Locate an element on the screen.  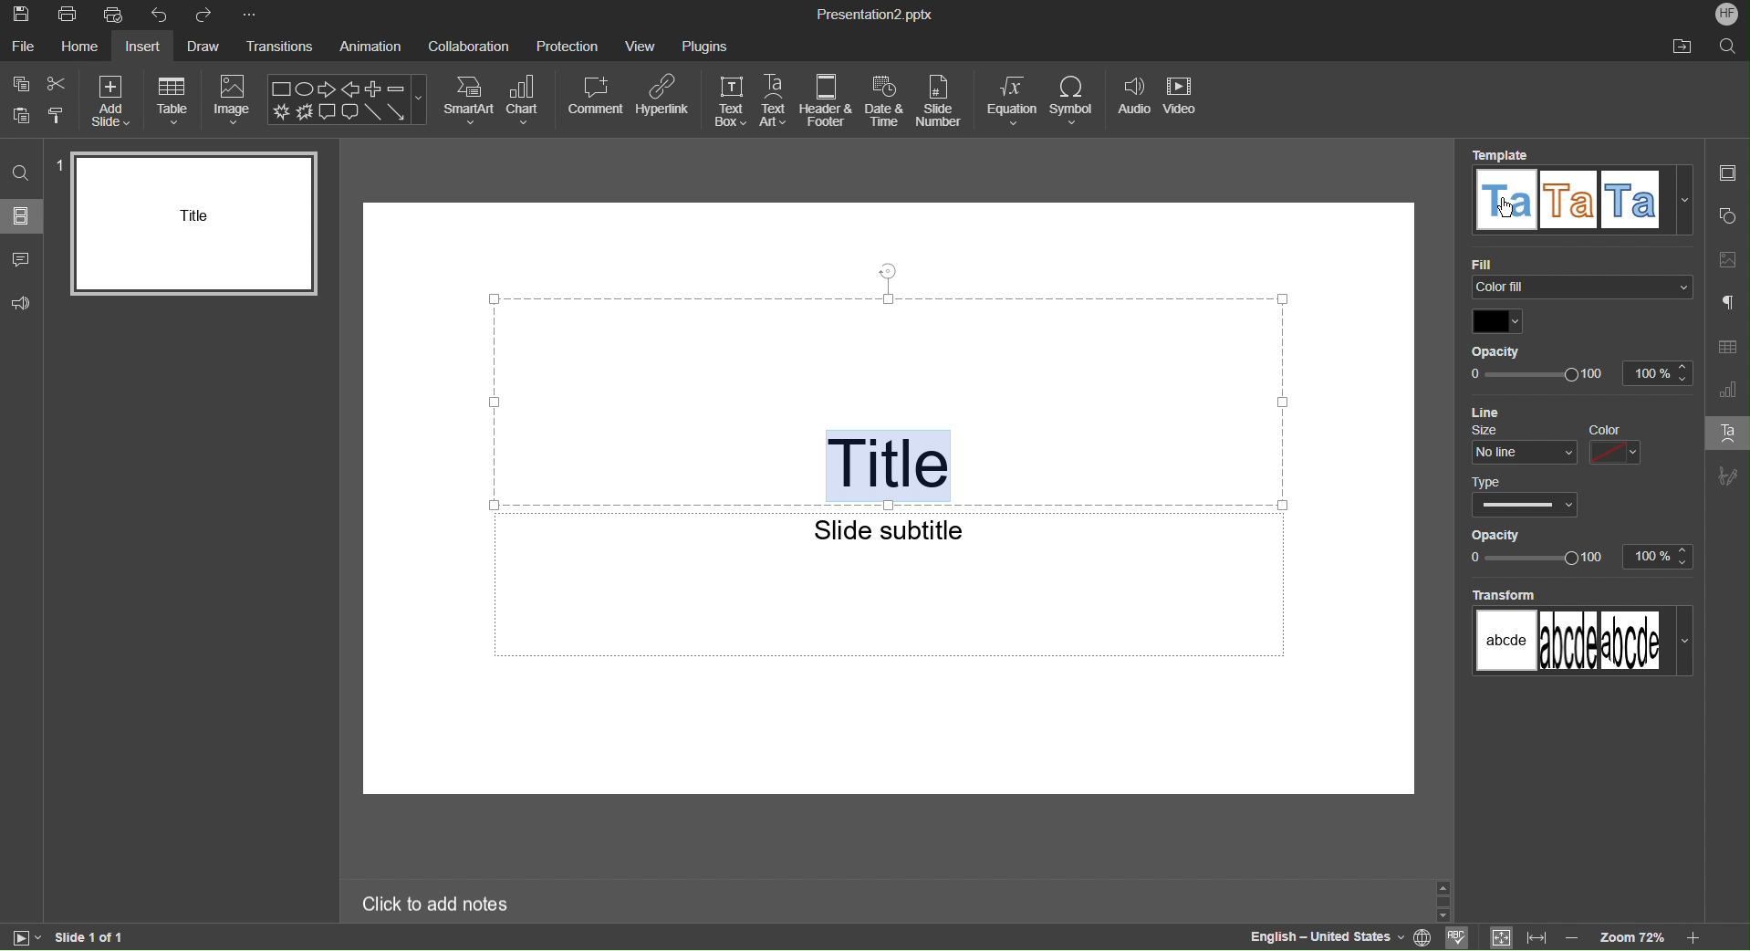
Symbol is located at coordinates (1074, 101).